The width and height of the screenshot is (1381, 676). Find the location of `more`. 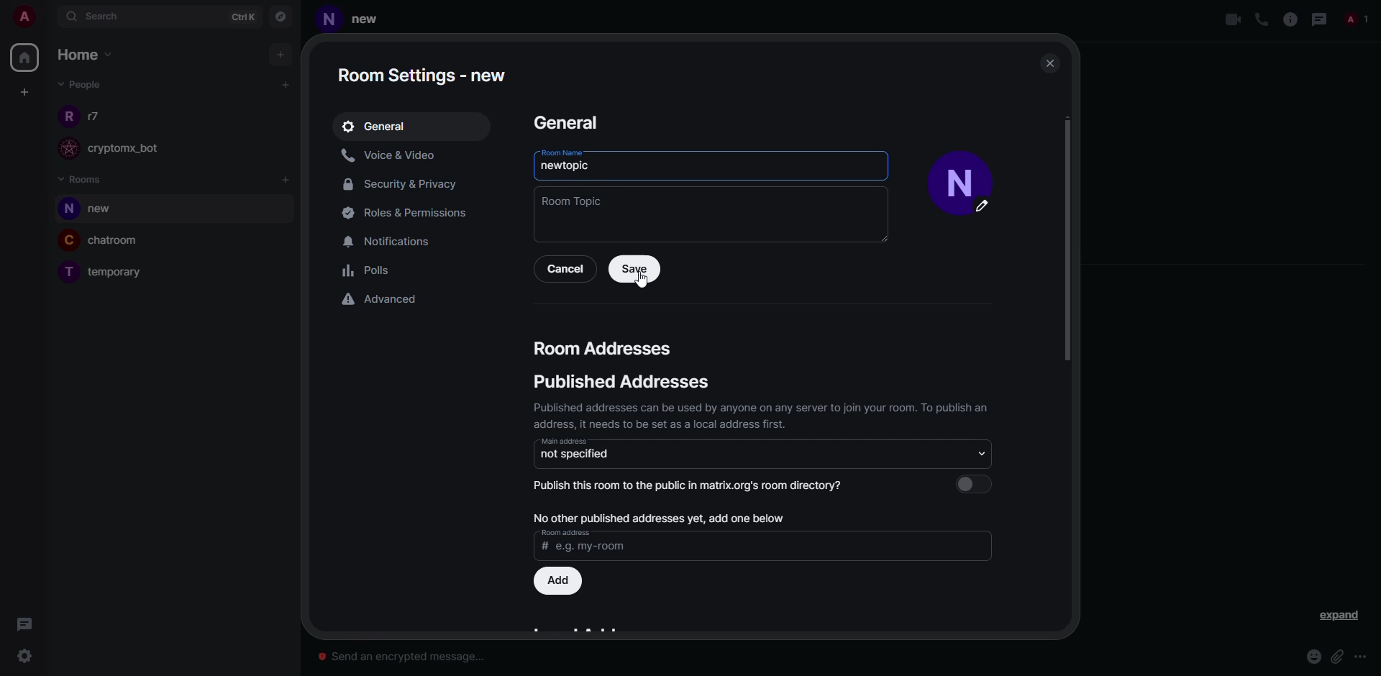

more is located at coordinates (1362, 657).